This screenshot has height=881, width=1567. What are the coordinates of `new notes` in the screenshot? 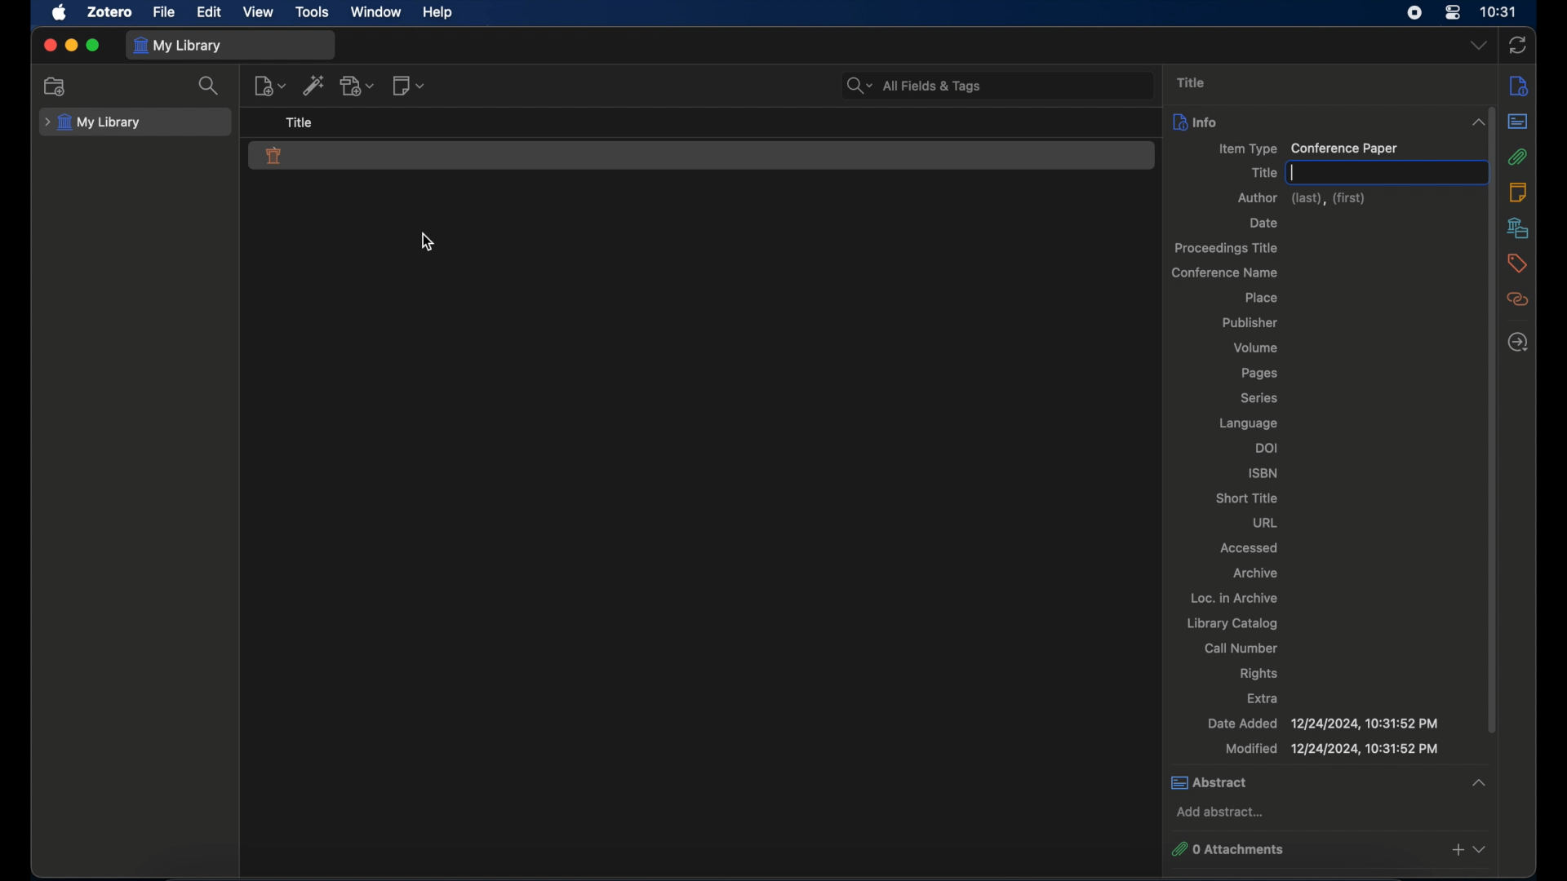 It's located at (408, 84).